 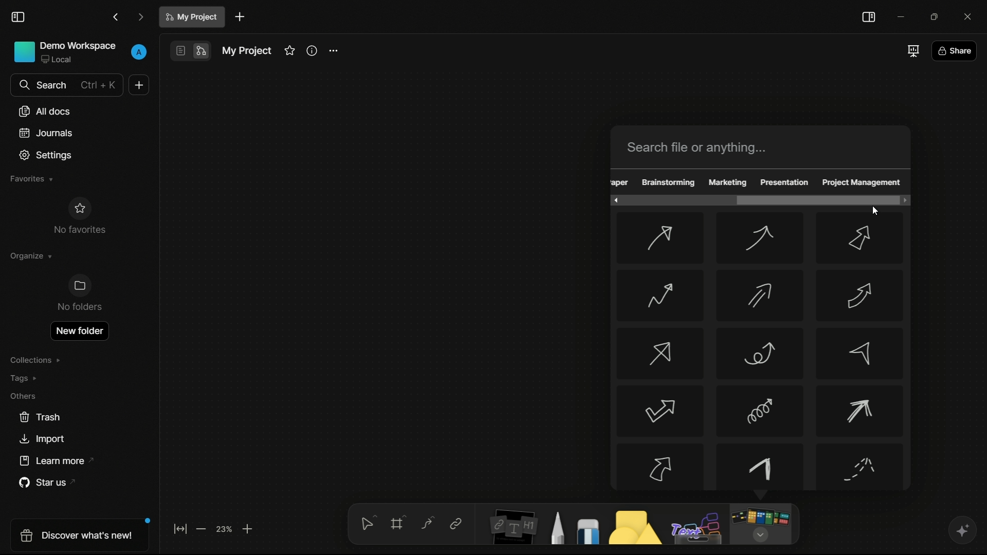 What do you see at coordinates (180, 528) in the screenshot?
I see `fit to screen` at bounding box center [180, 528].